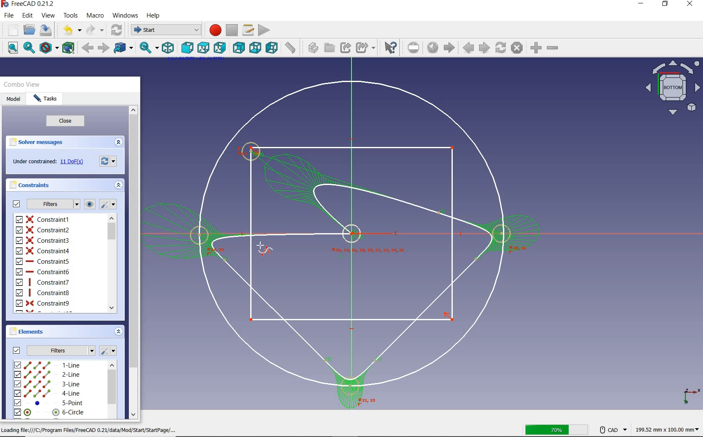 The image size is (703, 437). I want to click on elements, so click(38, 332).